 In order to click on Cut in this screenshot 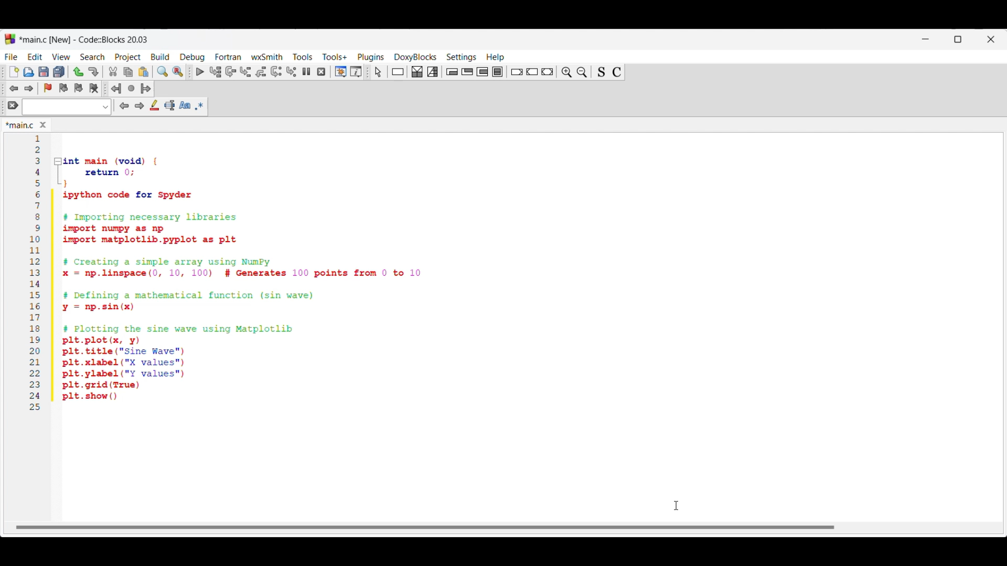, I will do `click(113, 71)`.